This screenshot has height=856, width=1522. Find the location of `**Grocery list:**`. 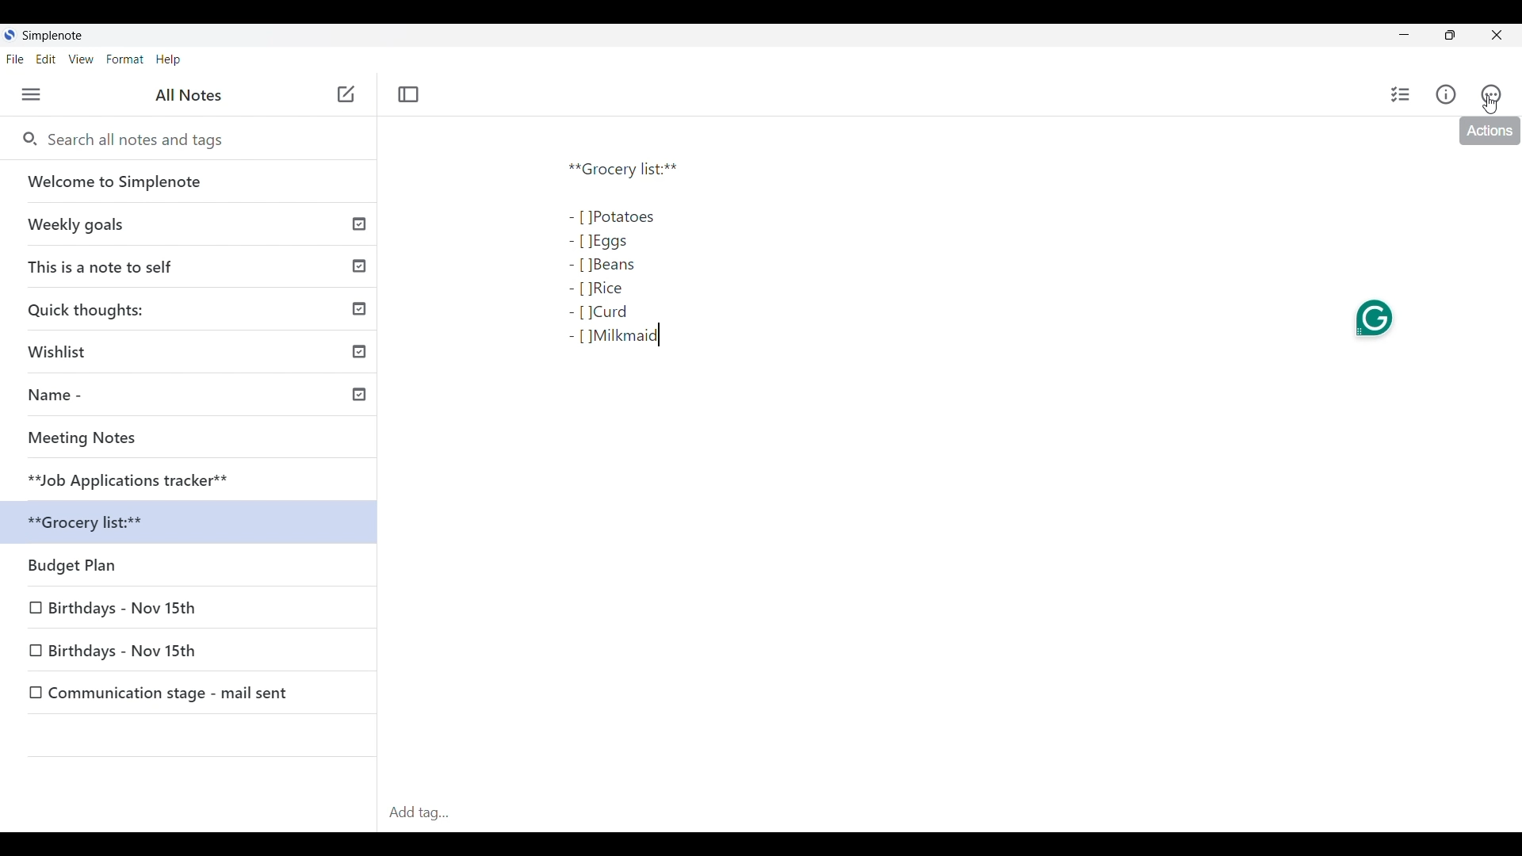

**Grocery list:** is located at coordinates (195, 525).